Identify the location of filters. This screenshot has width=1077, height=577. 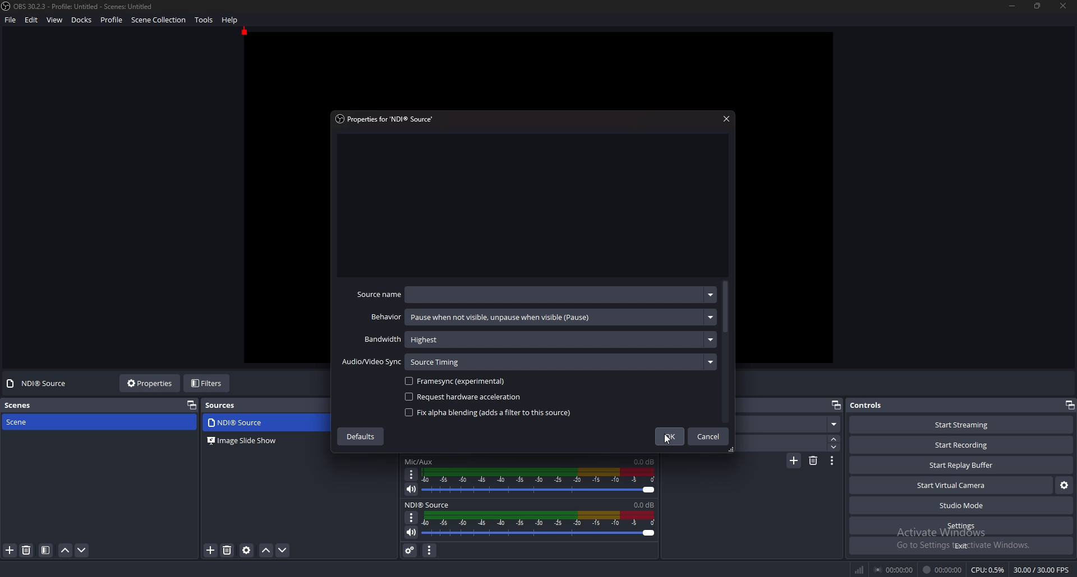
(207, 384).